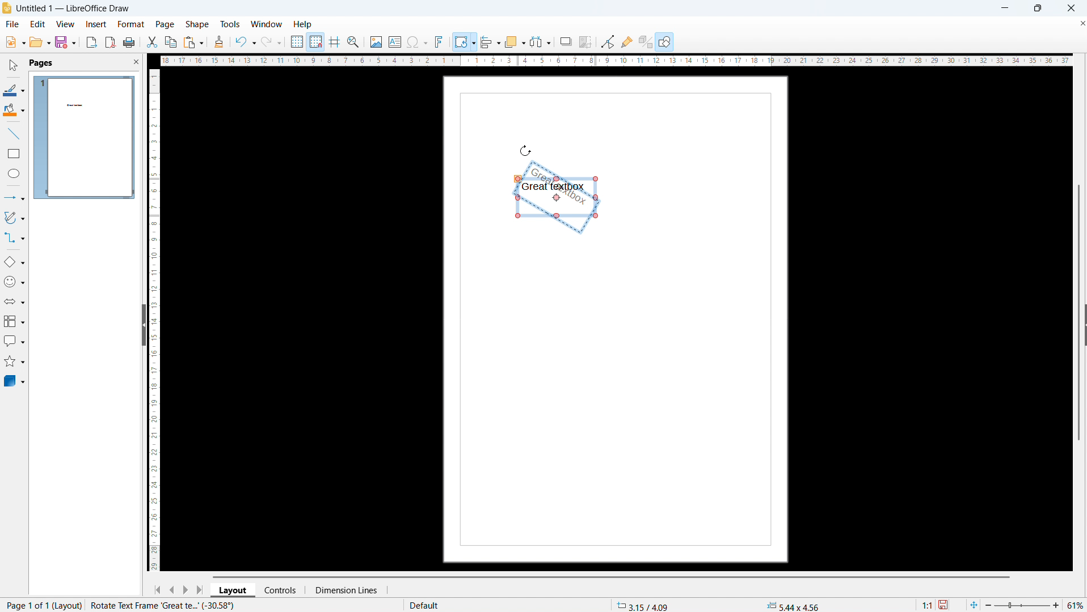 The width and height of the screenshot is (1087, 612). I want to click on stars and banners, so click(14, 362).